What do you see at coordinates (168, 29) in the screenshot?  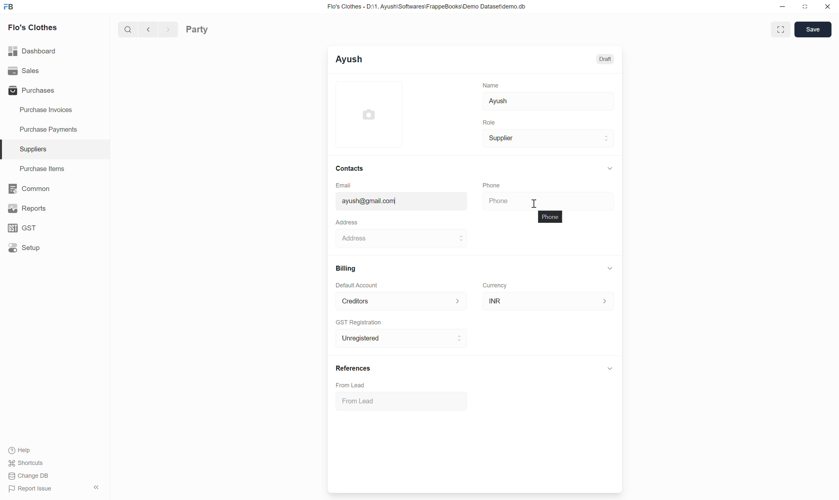 I see `Next` at bounding box center [168, 29].